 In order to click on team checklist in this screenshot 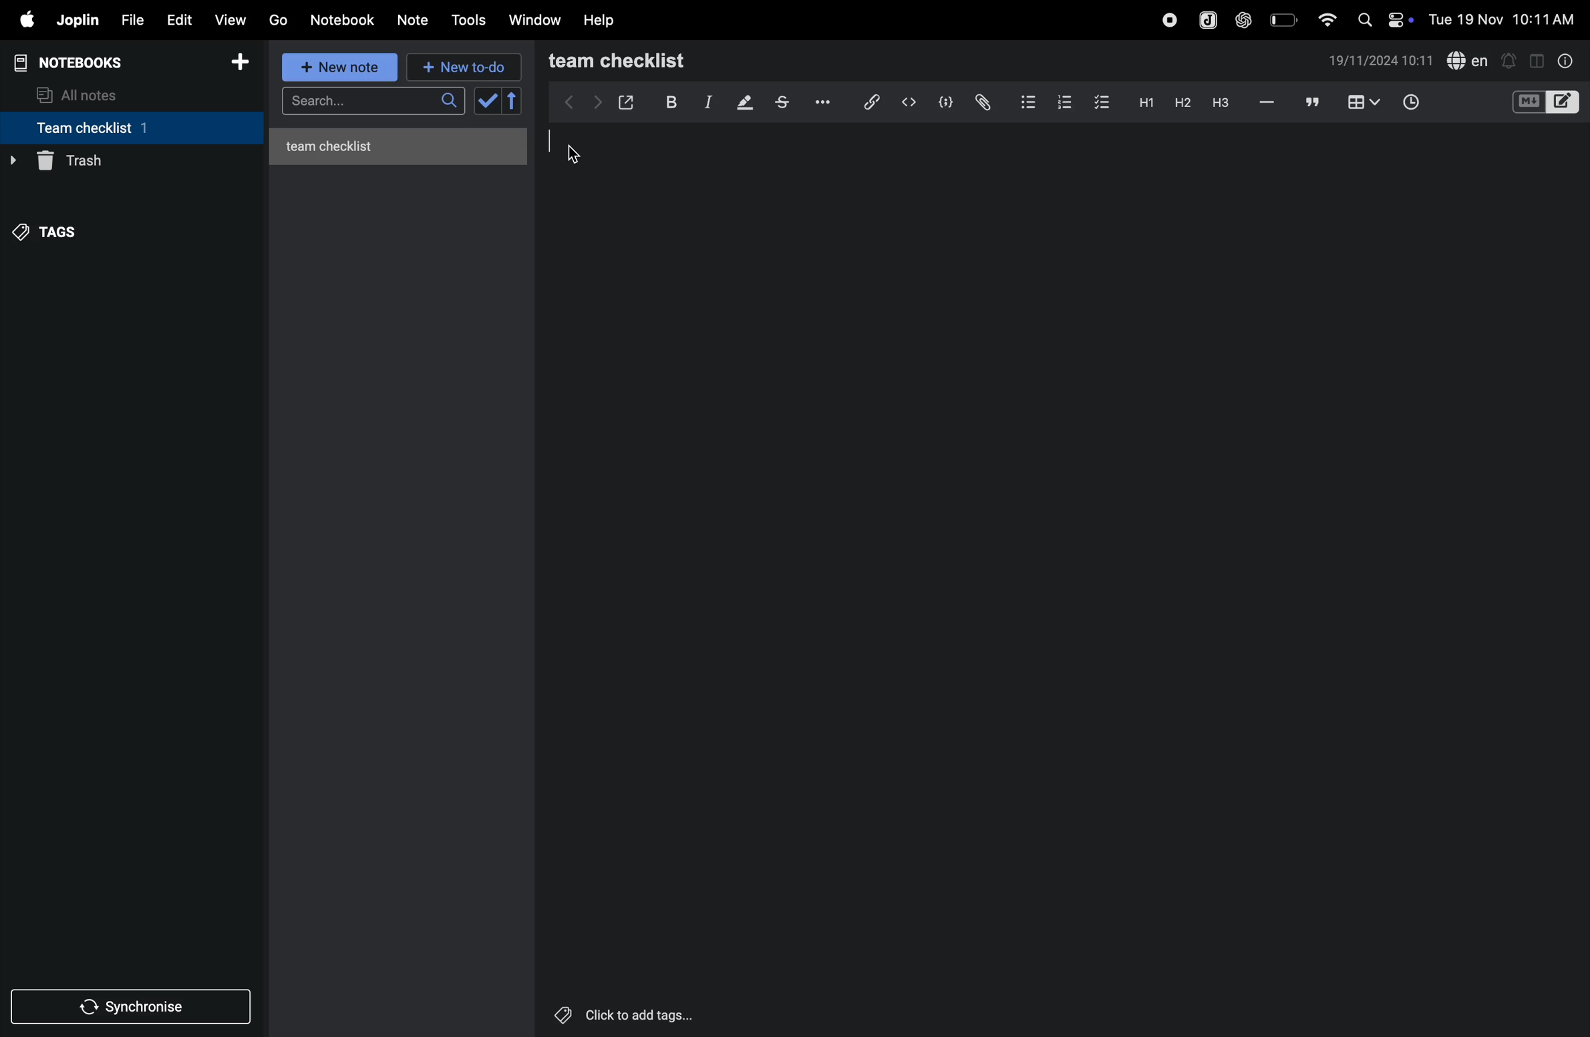, I will do `click(645, 61)`.